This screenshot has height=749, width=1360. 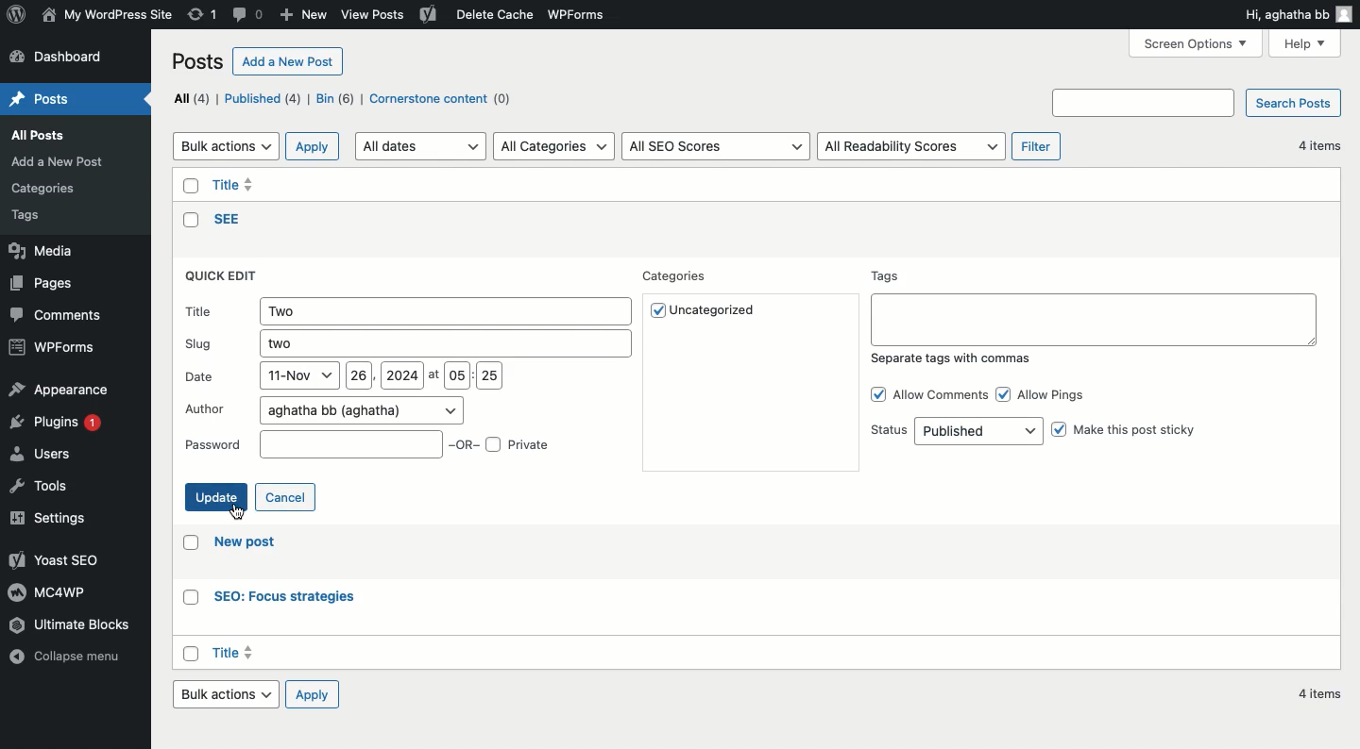 I want to click on Screen options, so click(x=1197, y=43).